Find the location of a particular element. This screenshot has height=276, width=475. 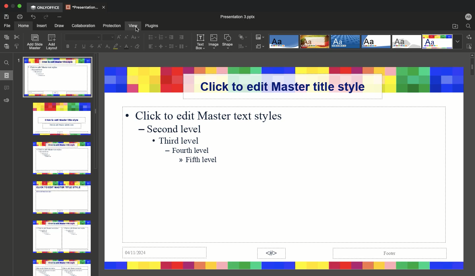

«+ Fifth level is located at coordinates (199, 161).